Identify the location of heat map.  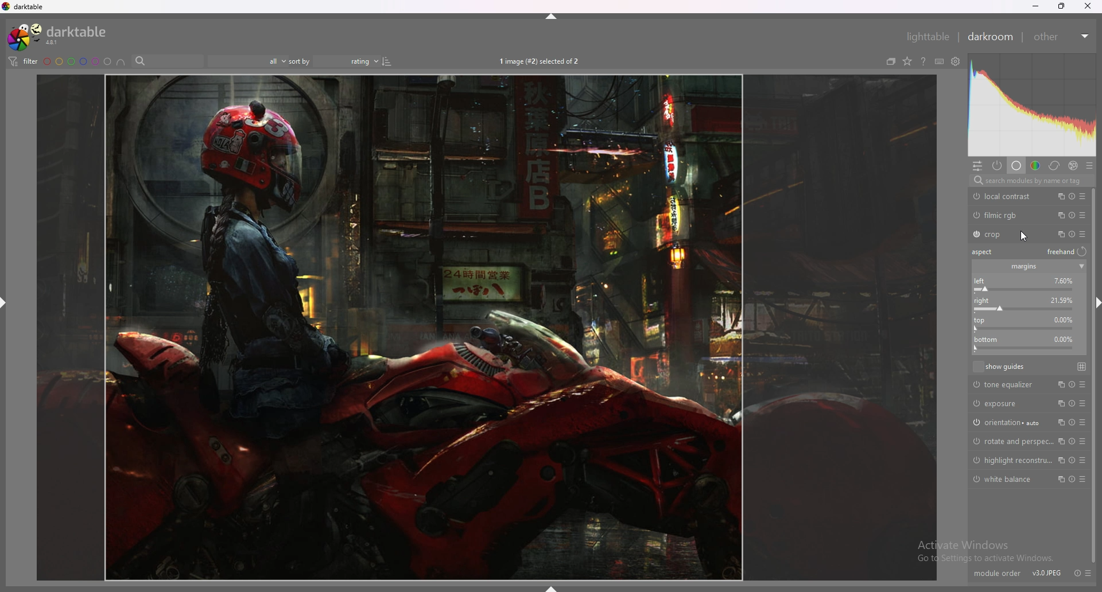
(1031, 104).